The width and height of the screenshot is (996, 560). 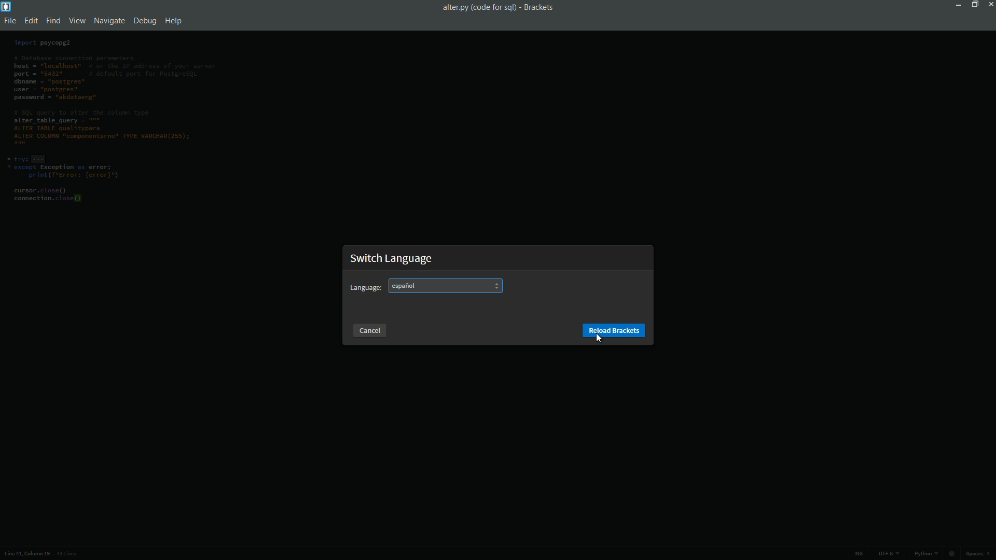 I want to click on ins, so click(x=859, y=554).